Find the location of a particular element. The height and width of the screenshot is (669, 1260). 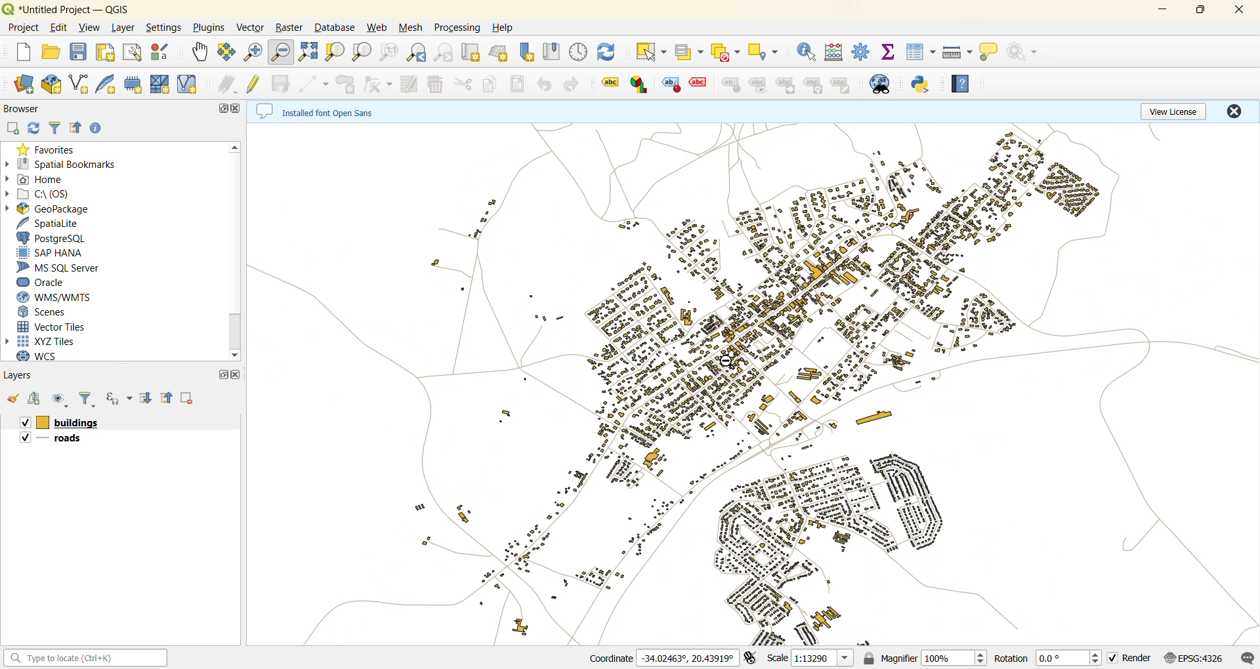

calculator is located at coordinates (834, 52).